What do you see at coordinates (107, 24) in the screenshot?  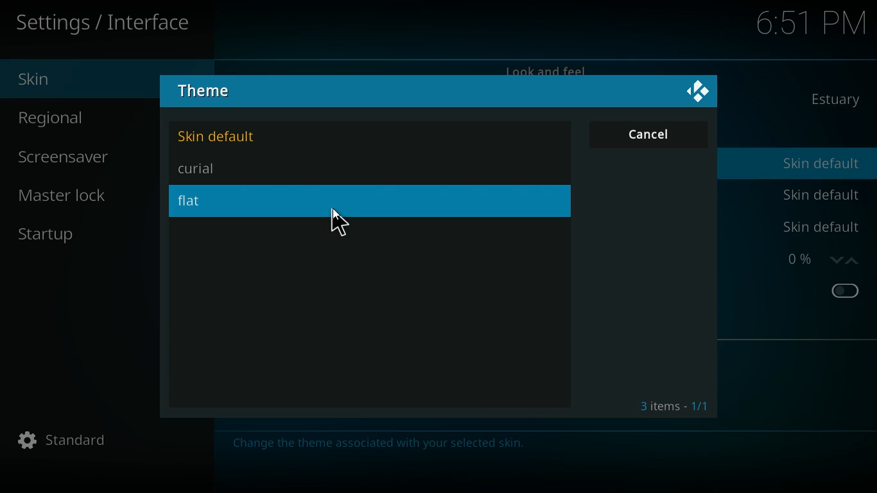 I see `Settings / Interface` at bounding box center [107, 24].